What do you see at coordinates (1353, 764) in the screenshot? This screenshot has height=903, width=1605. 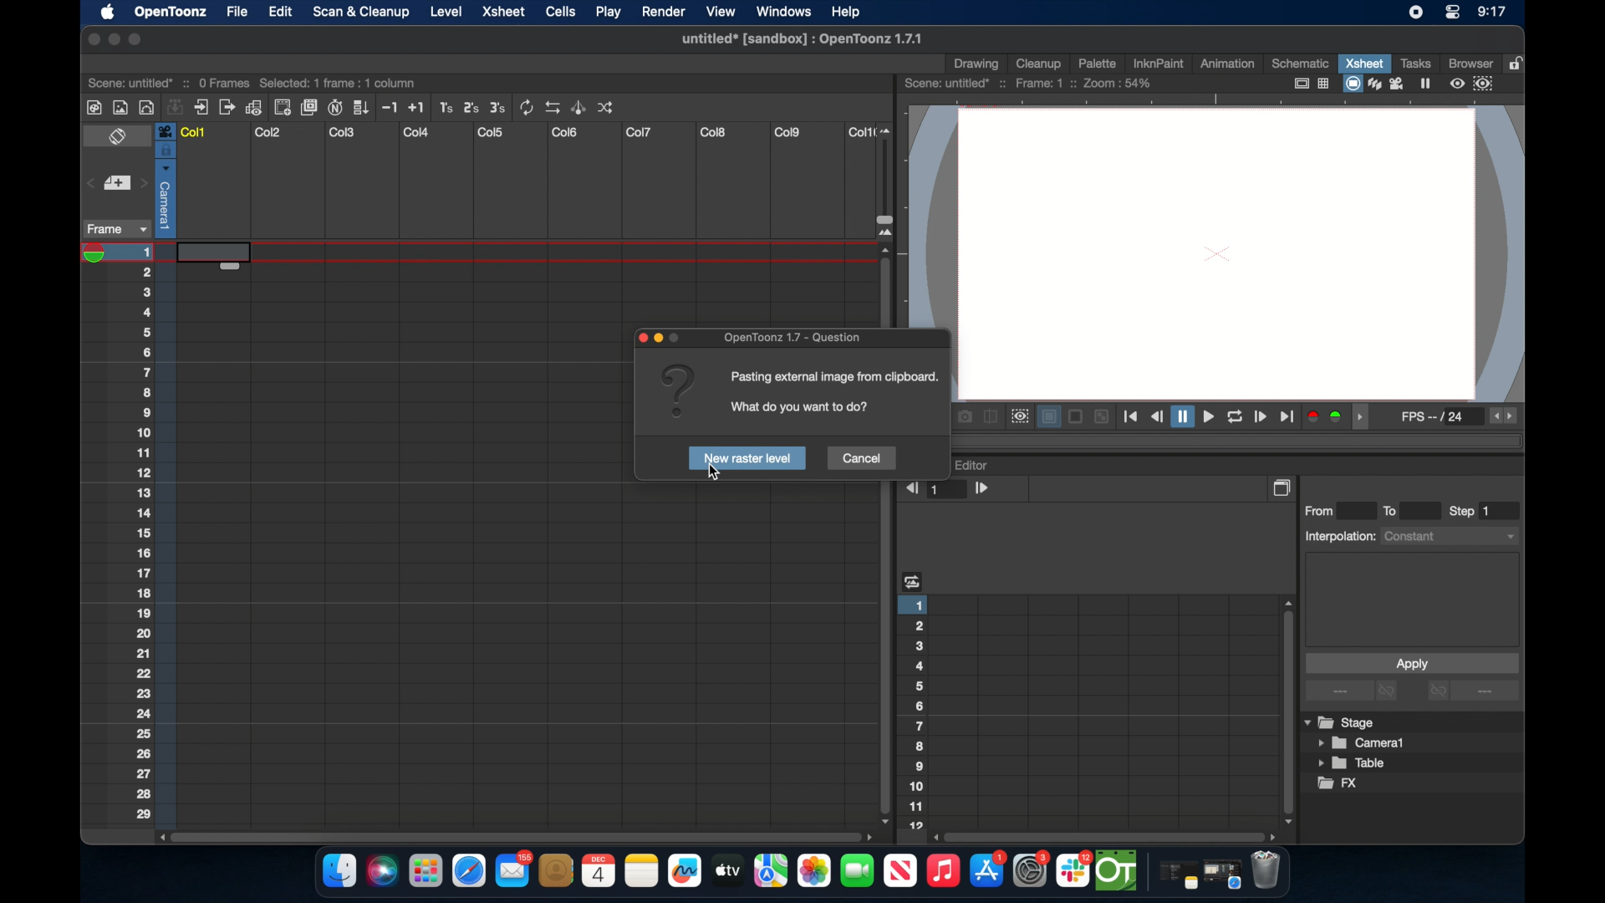 I see `table` at bounding box center [1353, 764].